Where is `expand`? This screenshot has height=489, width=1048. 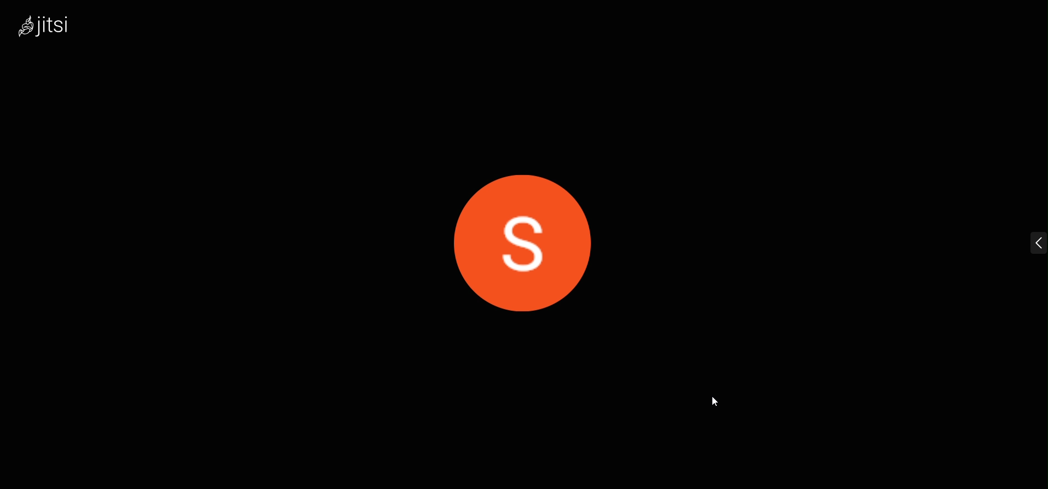
expand is located at coordinates (1022, 250).